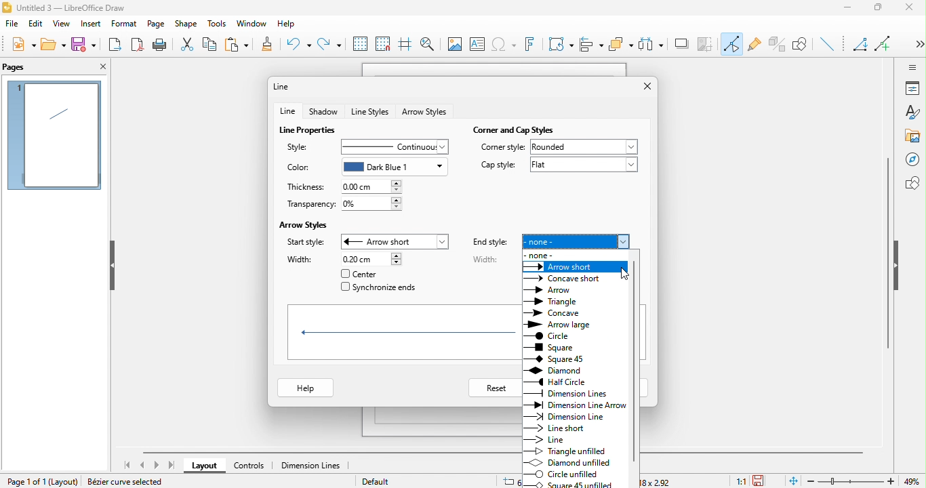 This screenshot has width=926, height=488. What do you see at coordinates (272, 45) in the screenshot?
I see `clone formatting` at bounding box center [272, 45].